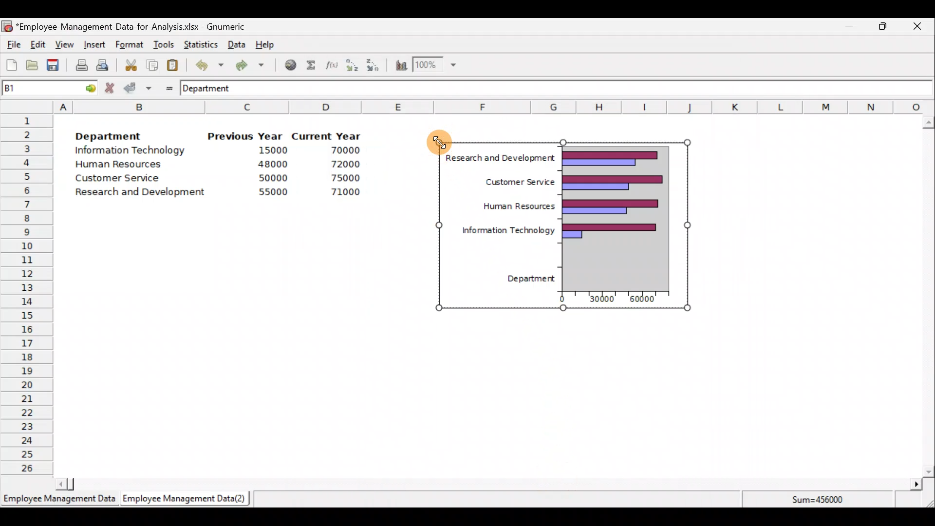 This screenshot has height=526, width=935. What do you see at coordinates (616, 219) in the screenshot?
I see `Chart preview` at bounding box center [616, 219].